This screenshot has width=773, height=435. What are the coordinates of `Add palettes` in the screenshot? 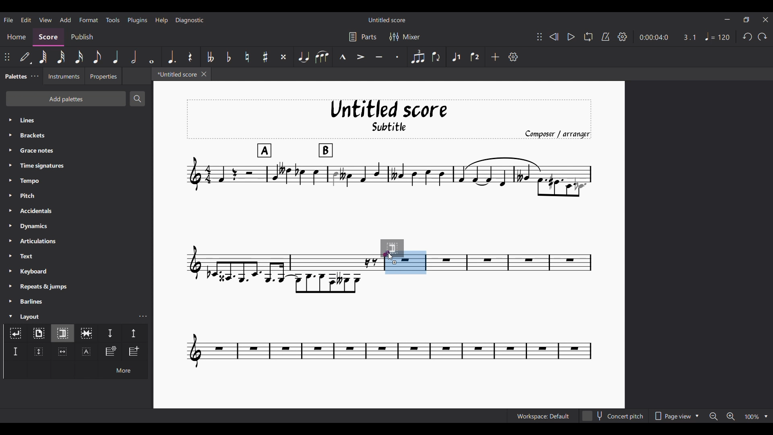 It's located at (66, 99).